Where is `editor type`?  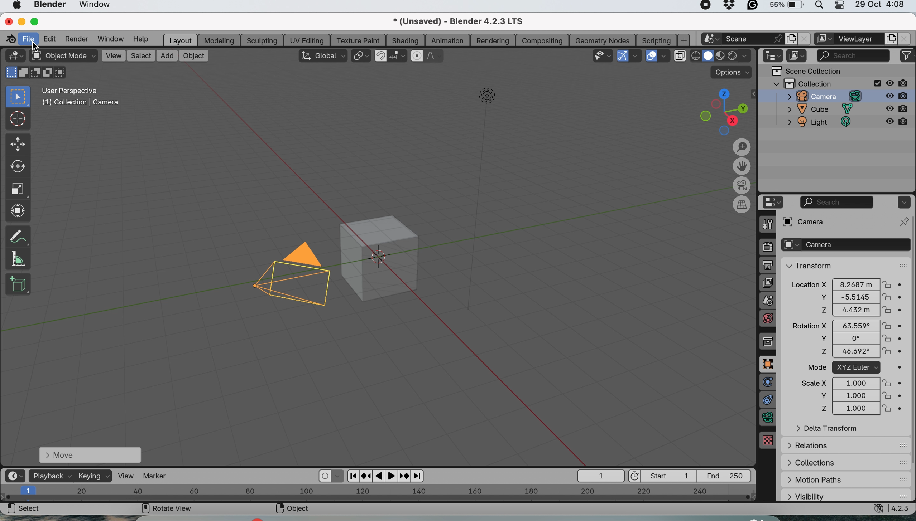 editor type is located at coordinates (774, 56).